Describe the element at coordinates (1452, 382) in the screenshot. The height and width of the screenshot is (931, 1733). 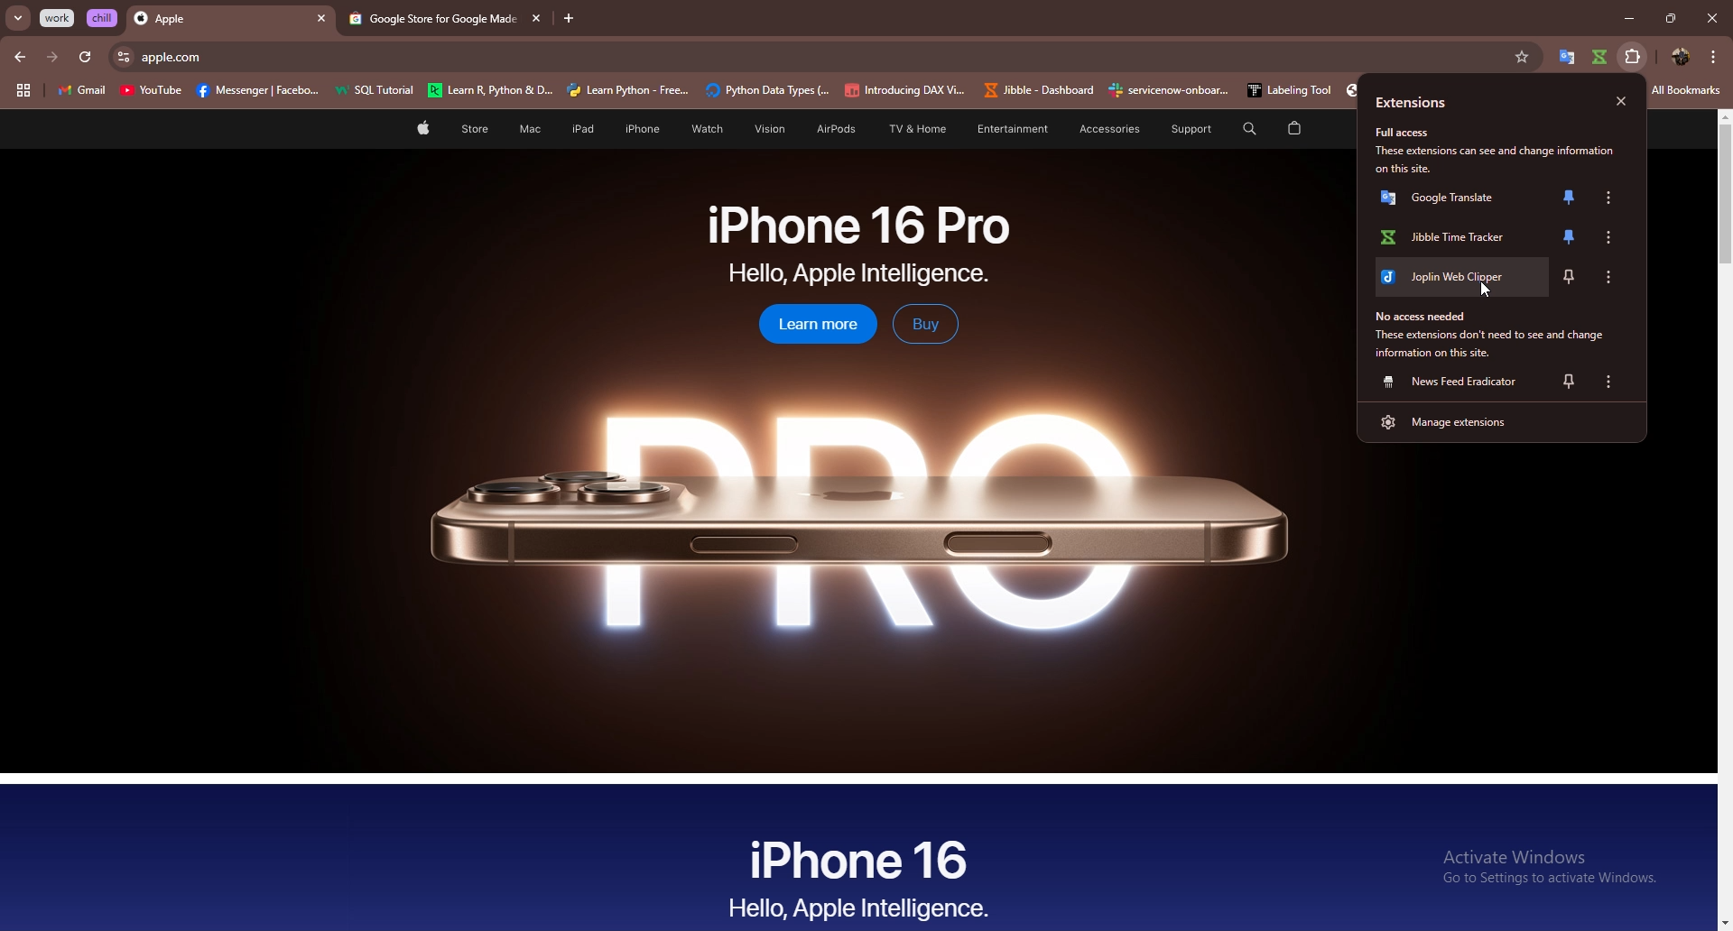
I see `News Feed Eradicator` at that location.